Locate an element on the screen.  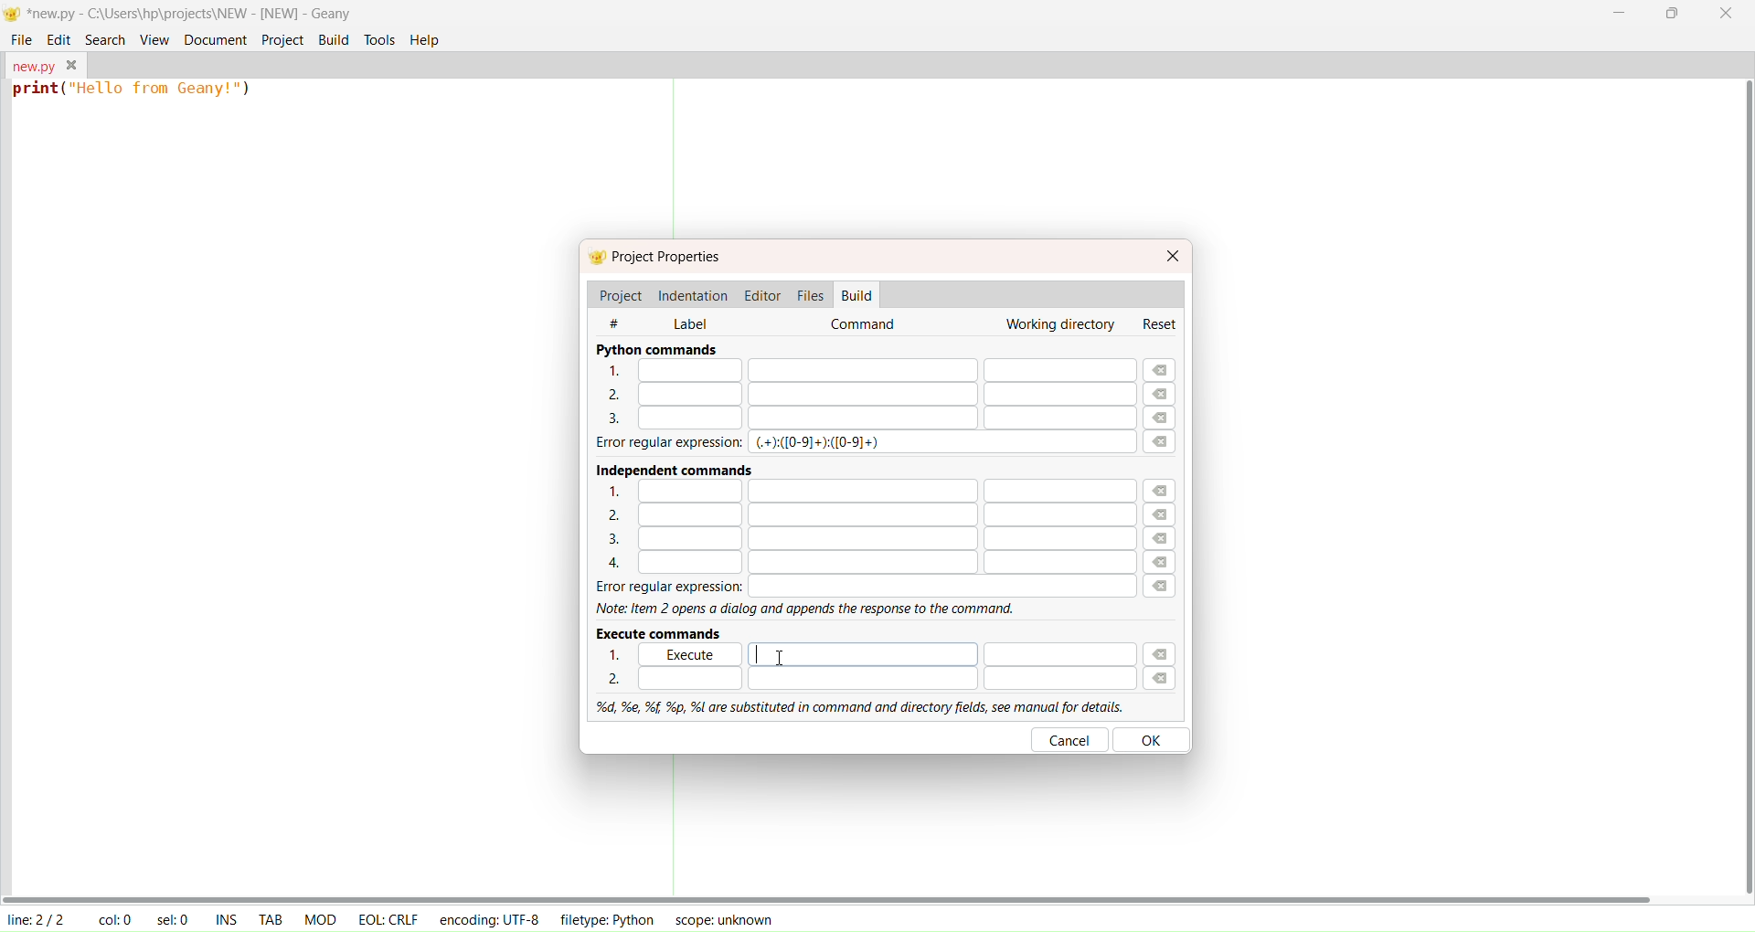
help is located at coordinates (426, 40).